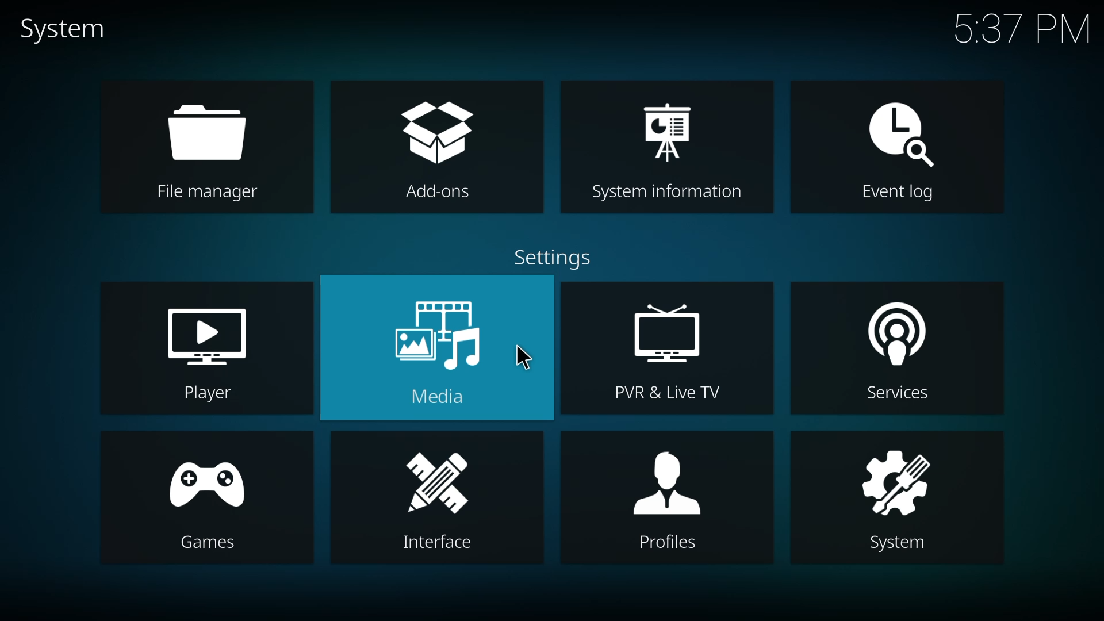 The image size is (1104, 621). Describe the element at coordinates (669, 330) in the screenshot. I see `pvr & live tv` at that location.